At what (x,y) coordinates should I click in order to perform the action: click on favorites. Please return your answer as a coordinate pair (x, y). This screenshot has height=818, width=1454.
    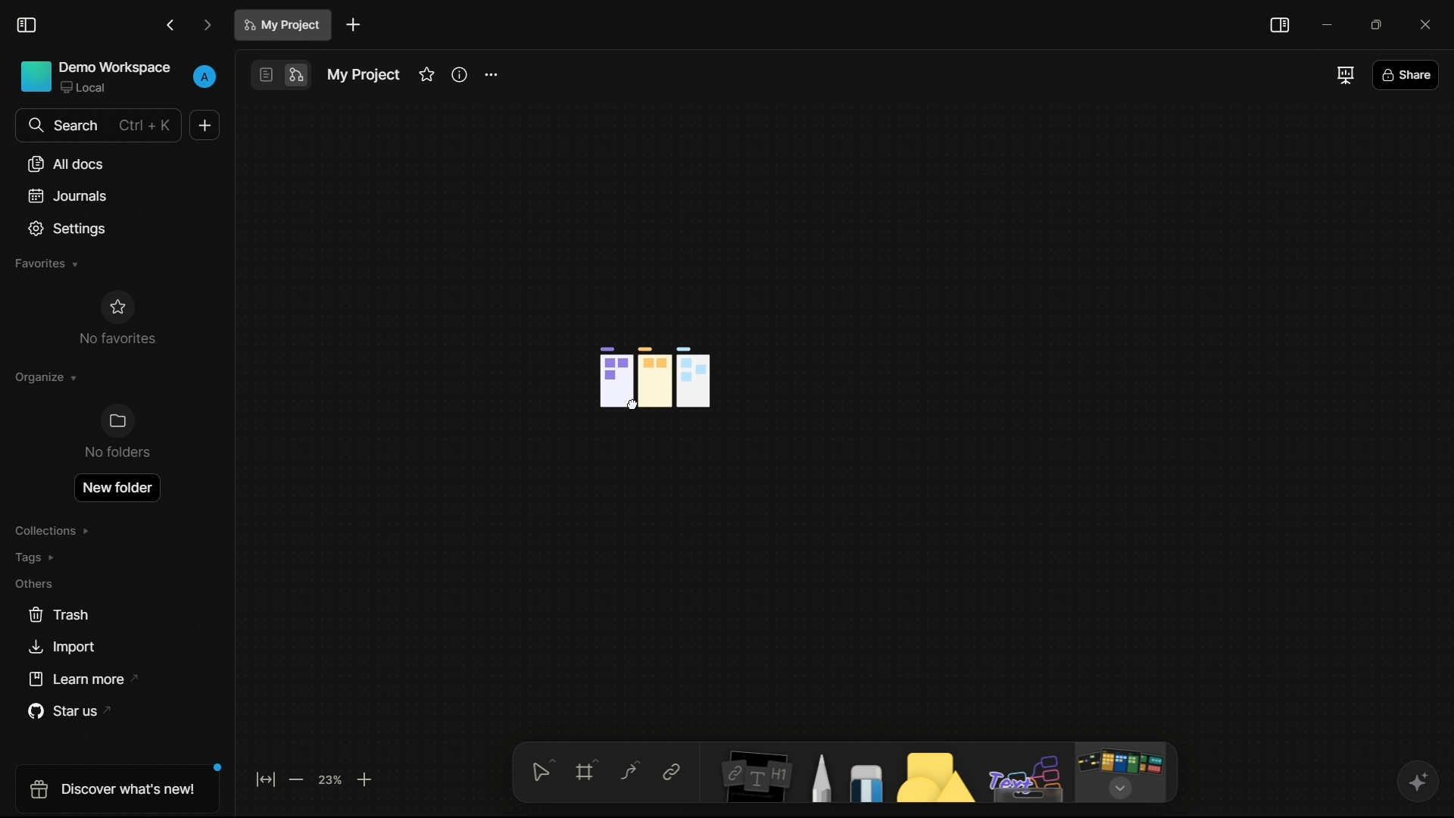
    Looking at the image, I should click on (426, 74).